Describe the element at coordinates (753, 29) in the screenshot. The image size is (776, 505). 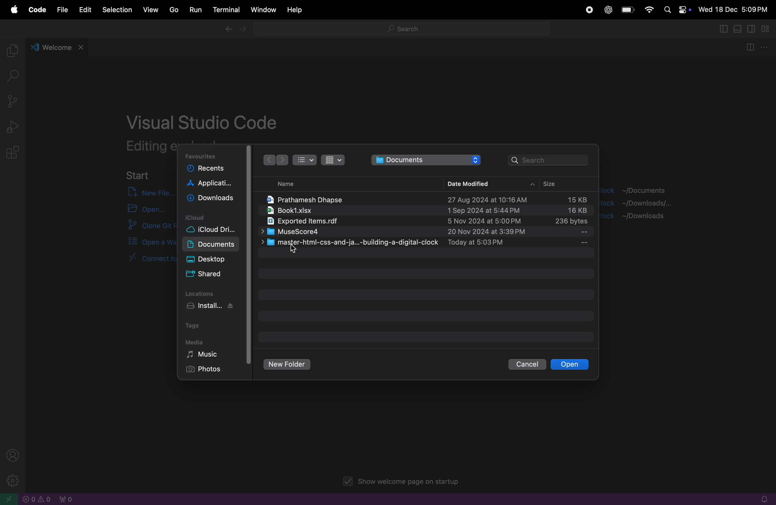
I see `toggle secondary side panel` at that location.